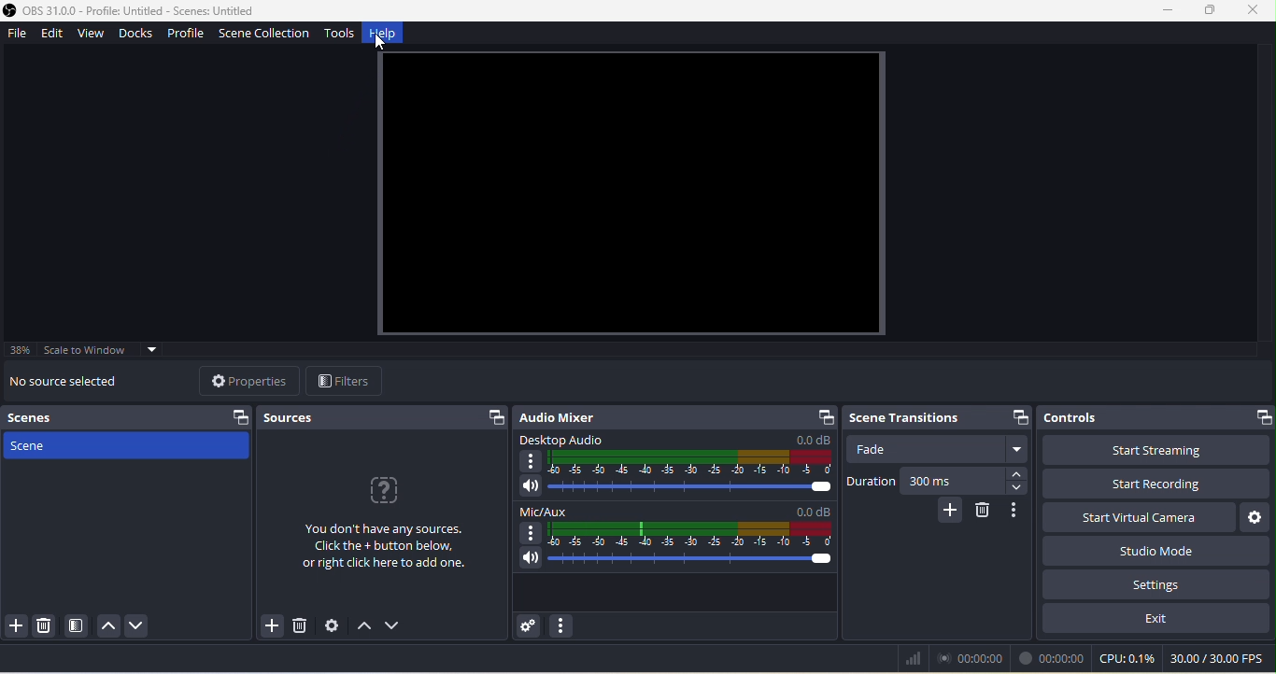 This screenshot has height=674, width=1276. What do you see at coordinates (1155, 485) in the screenshot?
I see `start recording` at bounding box center [1155, 485].